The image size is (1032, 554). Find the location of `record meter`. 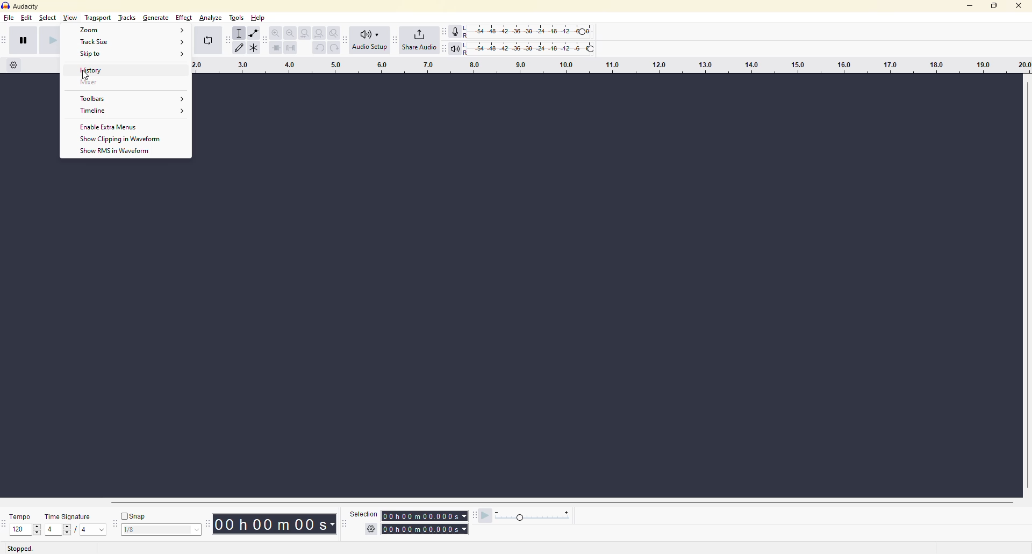

record meter is located at coordinates (458, 31).